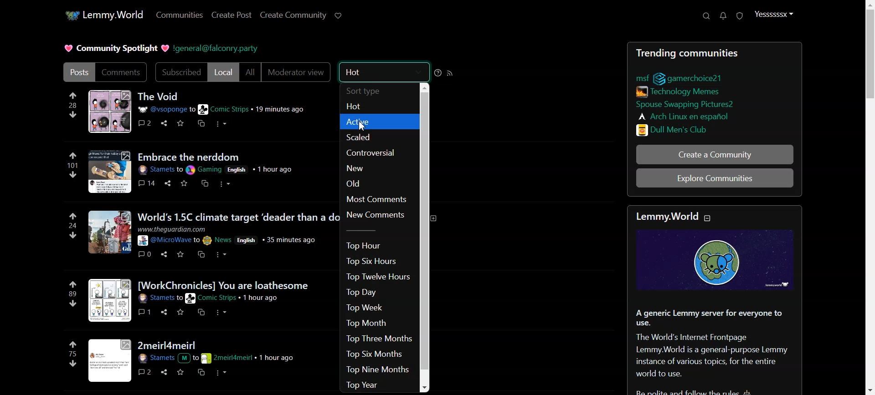 Image resolution: width=875 pixels, height=395 pixels. Describe the element at coordinates (73, 105) in the screenshot. I see `28` at that location.